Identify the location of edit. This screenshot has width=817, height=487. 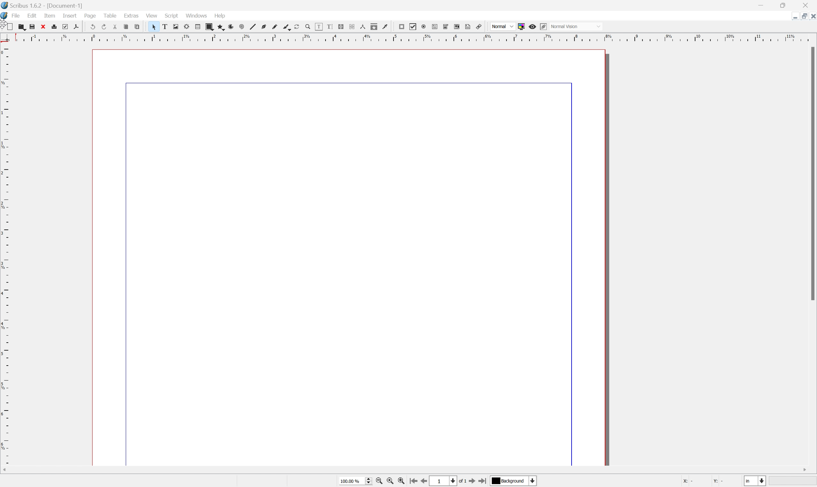
(32, 15).